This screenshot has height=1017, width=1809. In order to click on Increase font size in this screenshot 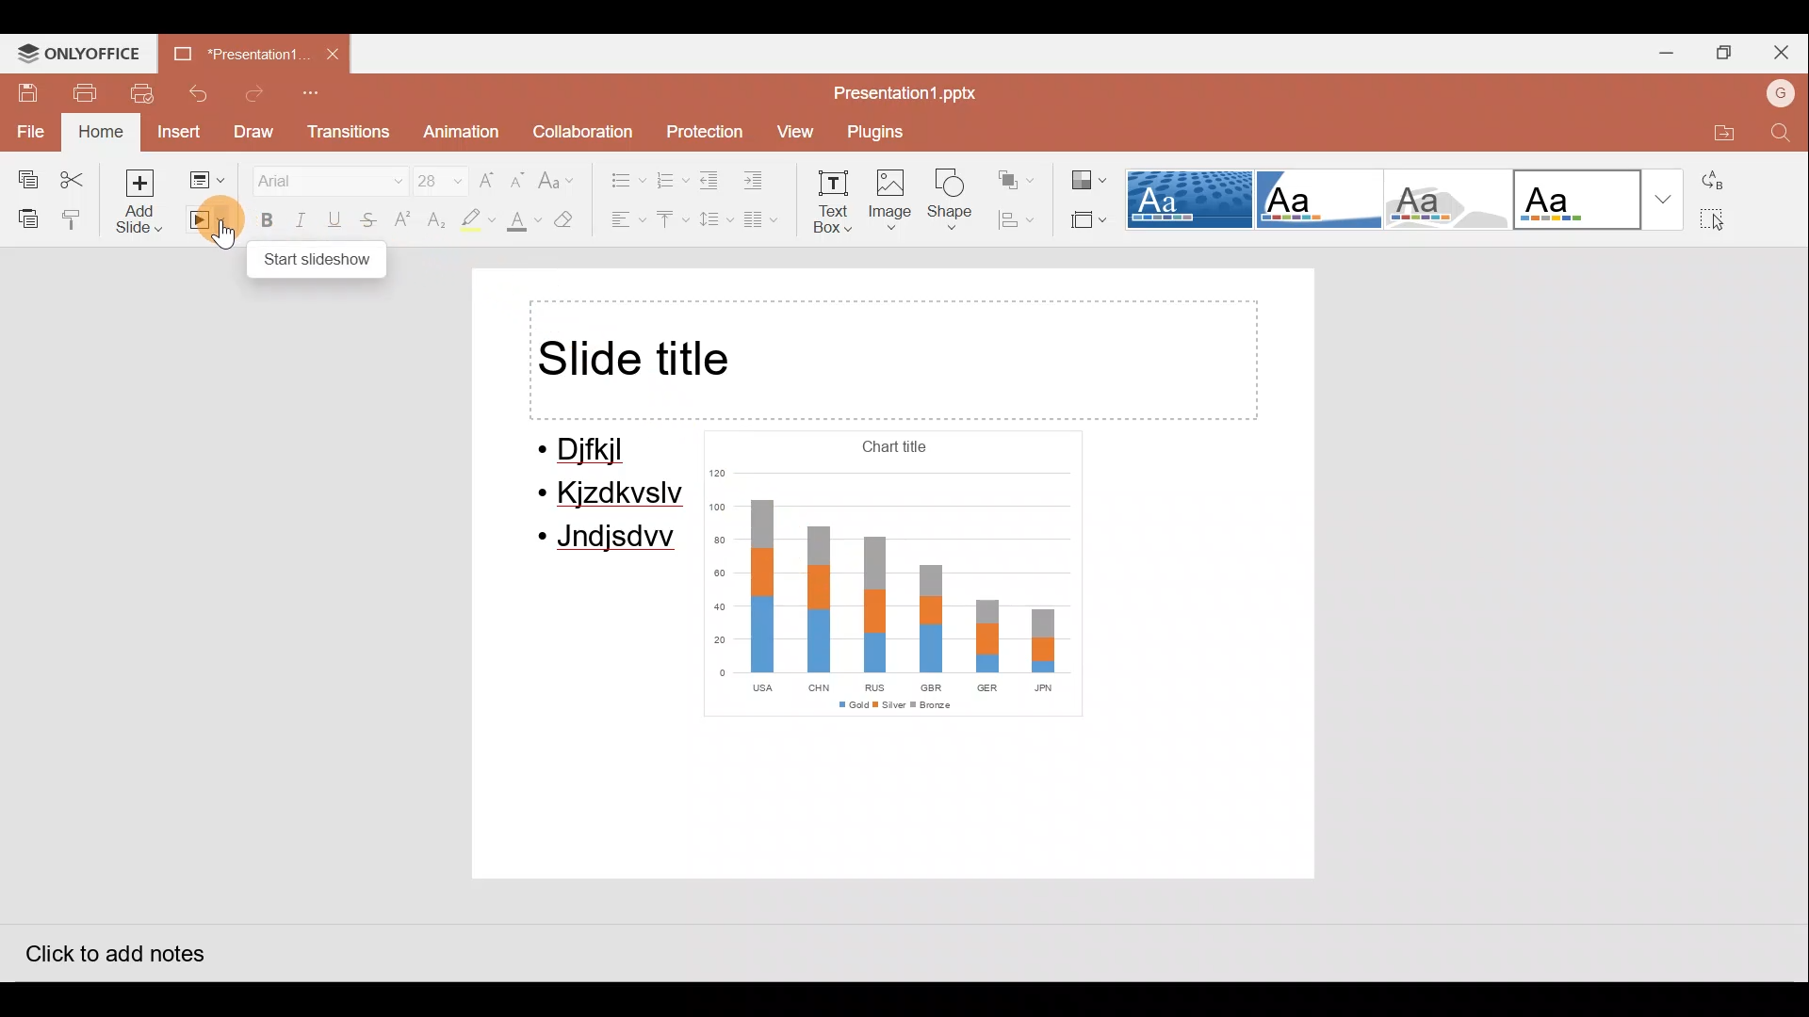, I will do `click(485, 180)`.